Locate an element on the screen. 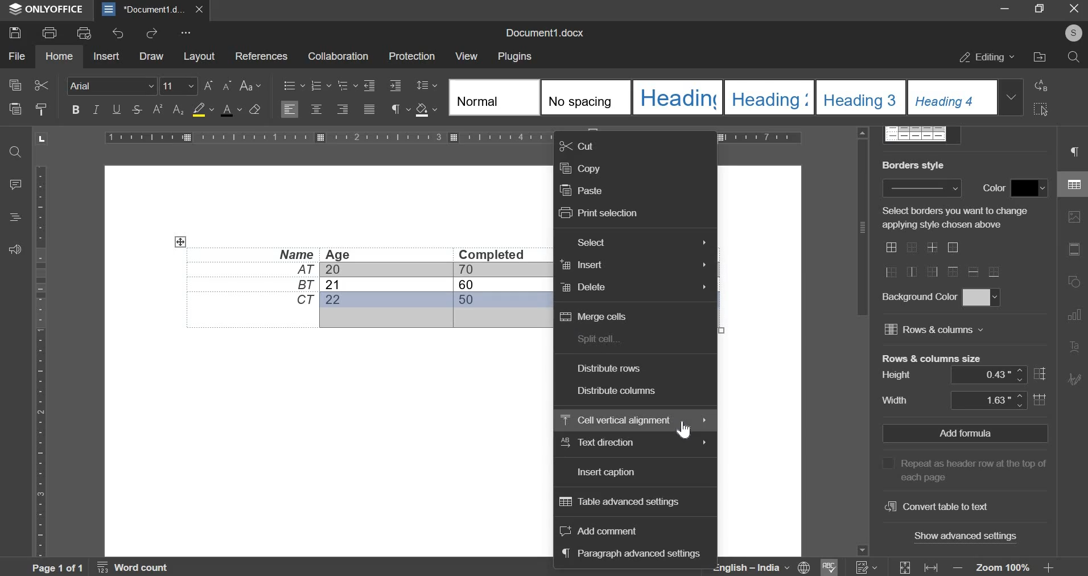 This screenshot has width=1088, height=576. align right is located at coordinates (343, 109).